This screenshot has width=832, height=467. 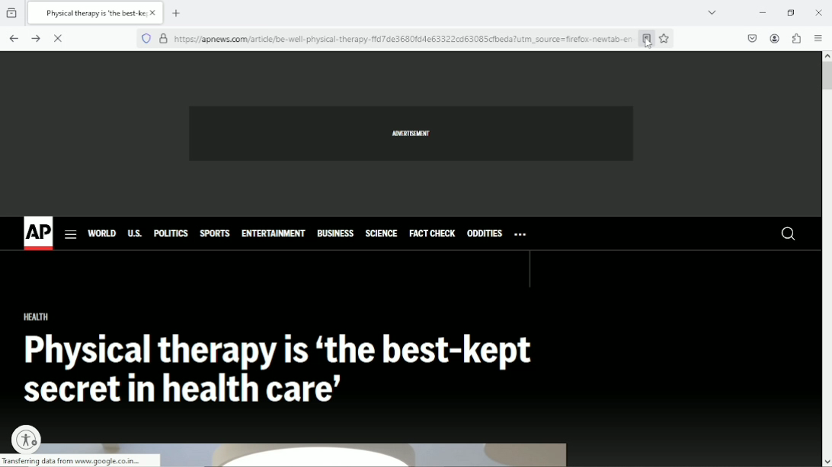 What do you see at coordinates (796, 38) in the screenshot?
I see `extensions` at bounding box center [796, 38].